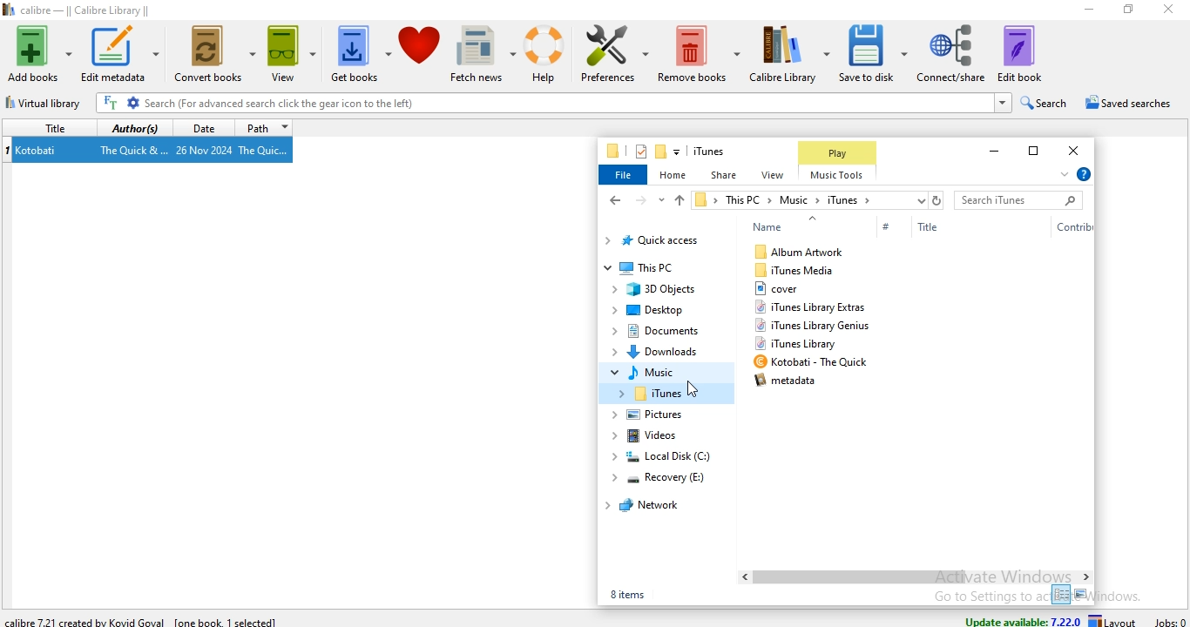 Image resolution: width=1190 pixels, height=627 pixels. Describe the element at coordinates (419, 53) in the screenshot. I see `donate to calibre` at that location.